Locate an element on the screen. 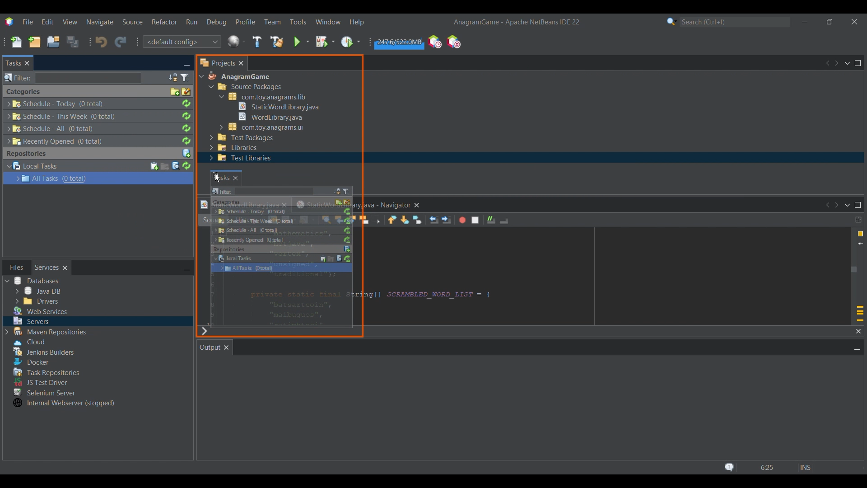 This screenshot has width=867, height=488. Set tasks window sorting is located at coordinates (173, 78).